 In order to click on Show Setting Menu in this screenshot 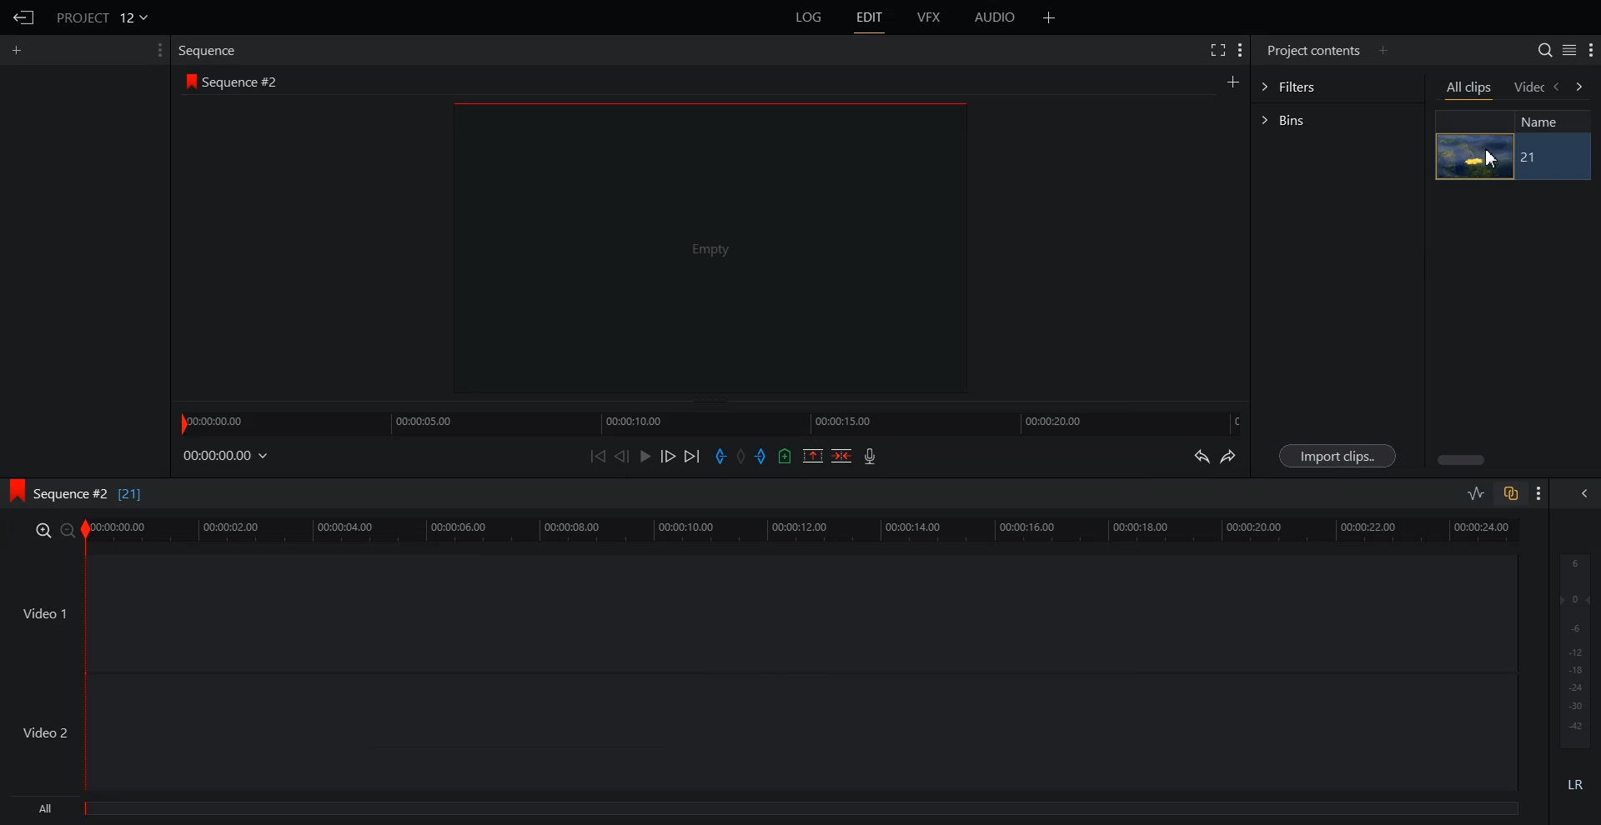, I will do `click(1539, 494)`.